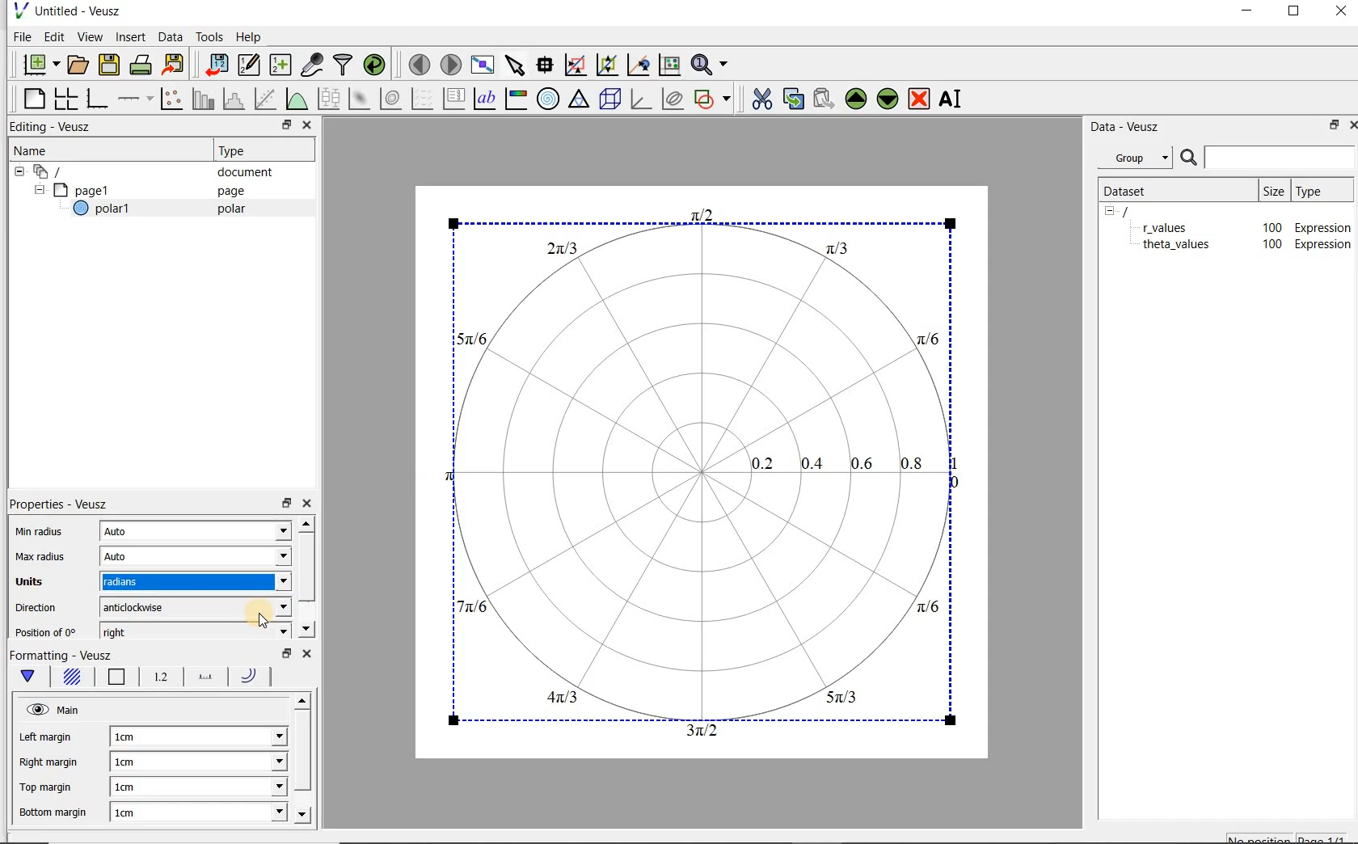 The image size is (1358, 844). What do you see at coordinates (138, 736) in the screenshot?
I see `1cm` at bounding box center [138, 736].